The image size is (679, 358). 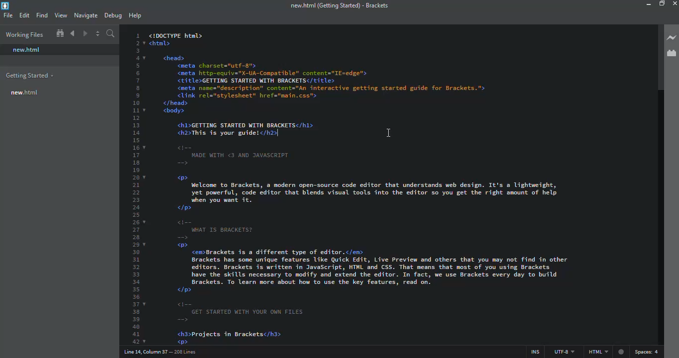 What do you see at coordinates (658, 61) in the screenshot?
I see `scroll bar` at bounding box center [658, 61].